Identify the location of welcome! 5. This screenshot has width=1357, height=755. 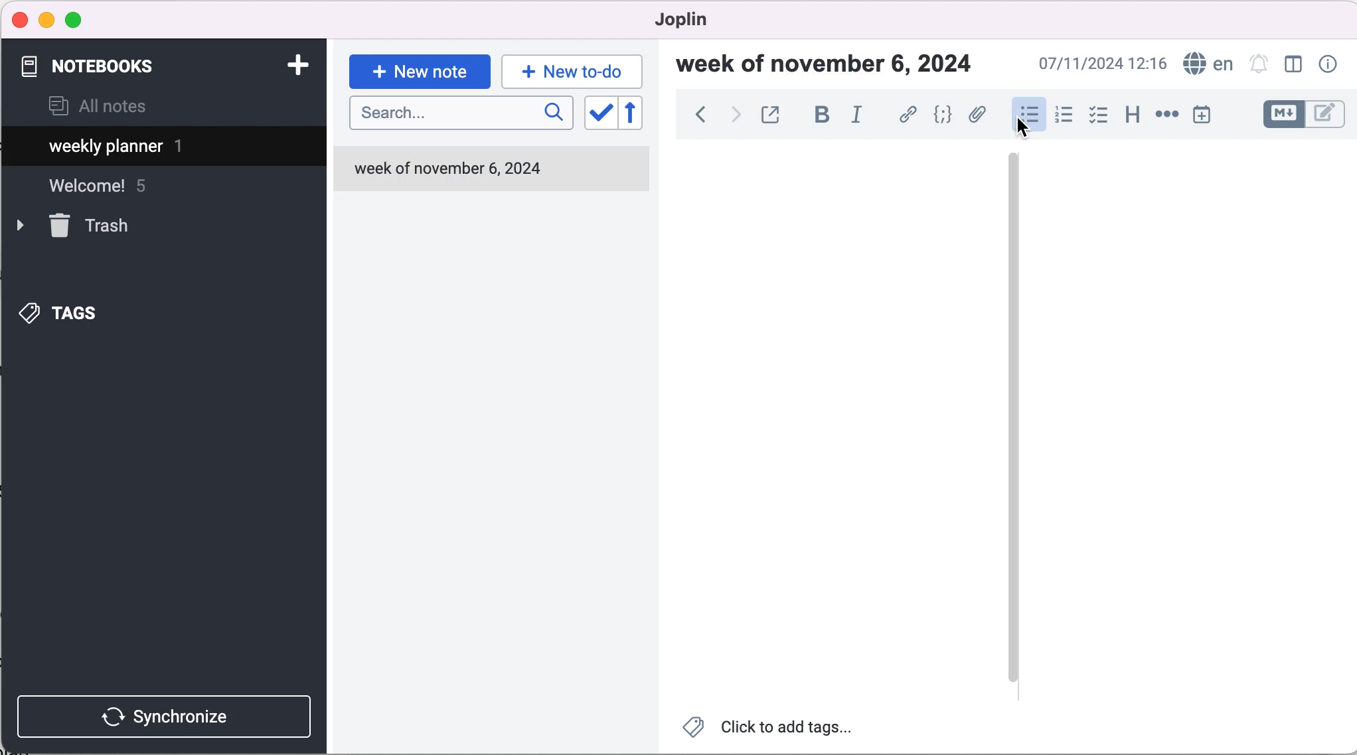
(114, 192).